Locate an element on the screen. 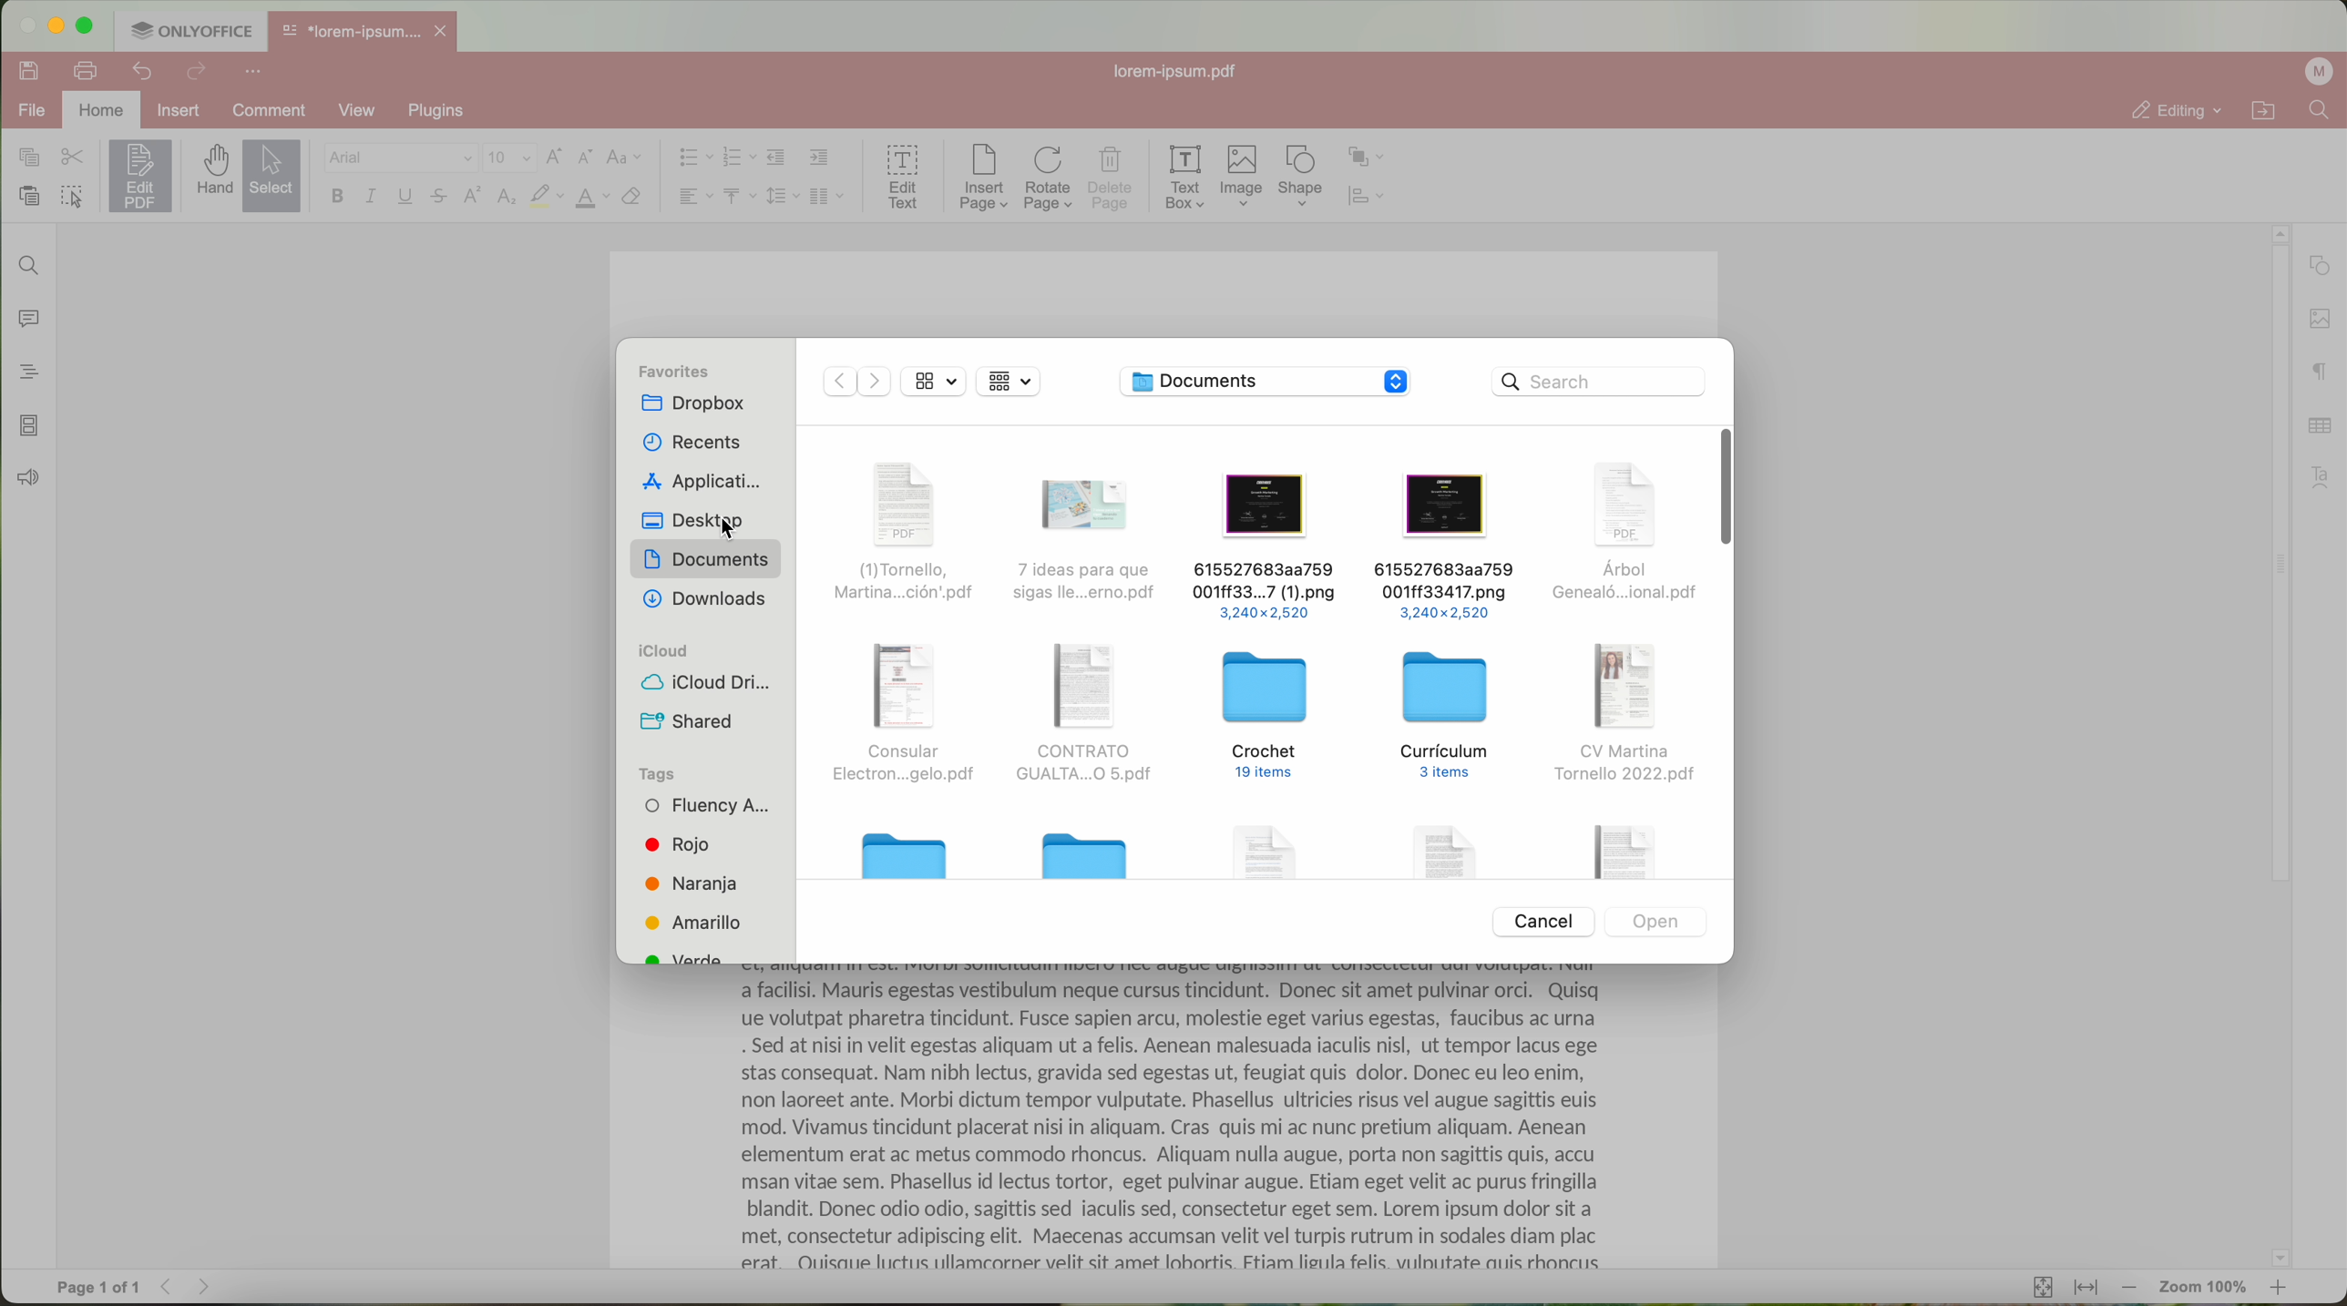 The image size is (2347, 1306). Naranja is located at coordinates (692, 883).